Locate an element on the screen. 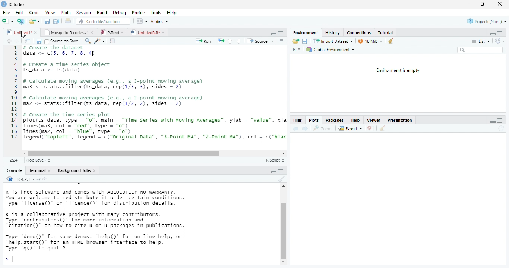  horizontal scrollbar is located at coordinates (124, 153).